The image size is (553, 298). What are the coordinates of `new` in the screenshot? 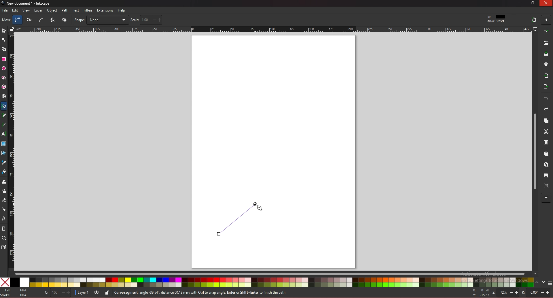 It's located at (546, 43).